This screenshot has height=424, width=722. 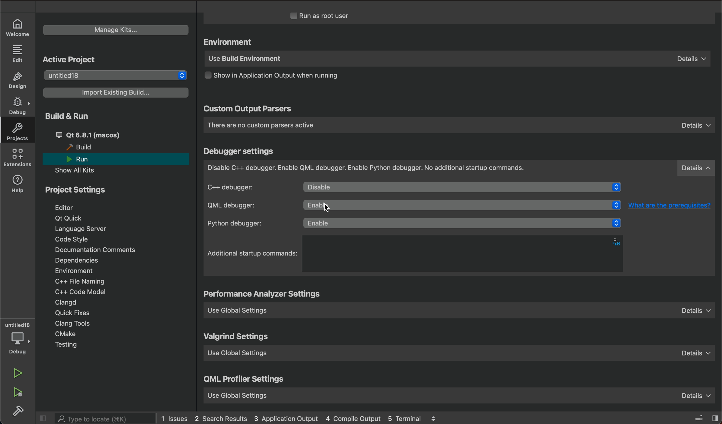 I want to click on projects, so click(x=20, y=133).